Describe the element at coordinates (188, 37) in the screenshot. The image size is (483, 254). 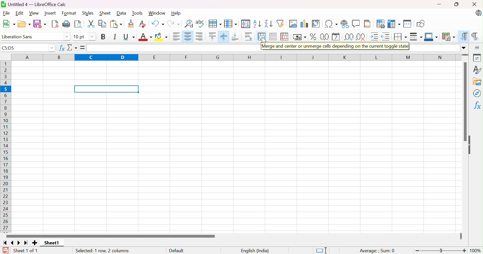
I see `Align Center` at that location.